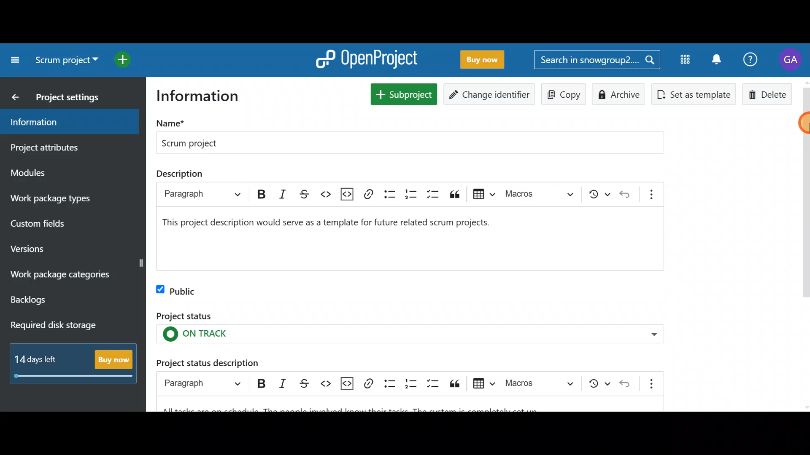 Image resolution: width=810 pixels, height=455 pixels. What do you see at coordinates (183, 291) in the screenshot?
I see `Public` at bounding box center [183, 291].